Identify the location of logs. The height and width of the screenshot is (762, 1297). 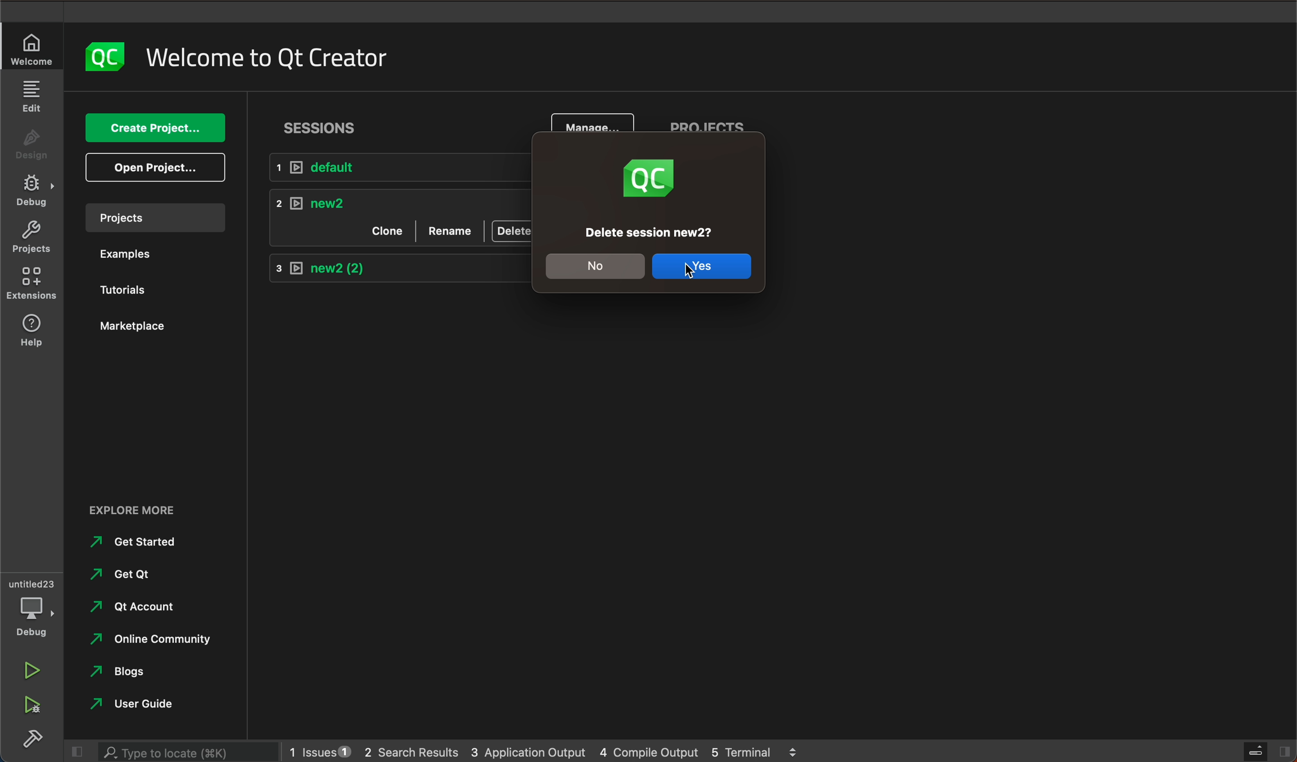
(547, 751).